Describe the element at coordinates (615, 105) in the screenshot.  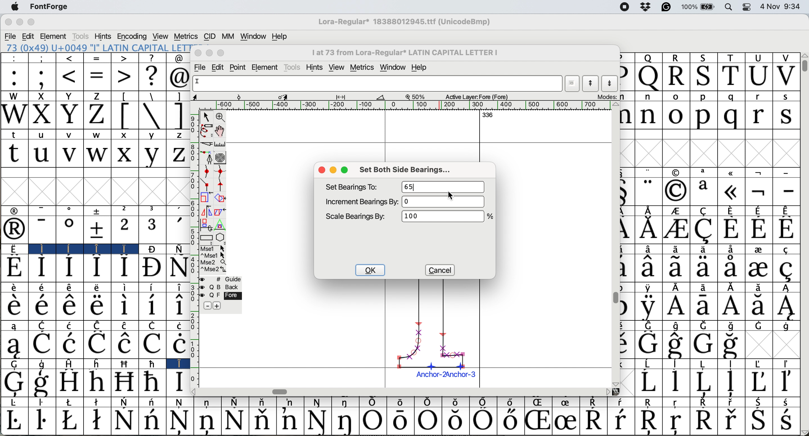
I see `` at that location.